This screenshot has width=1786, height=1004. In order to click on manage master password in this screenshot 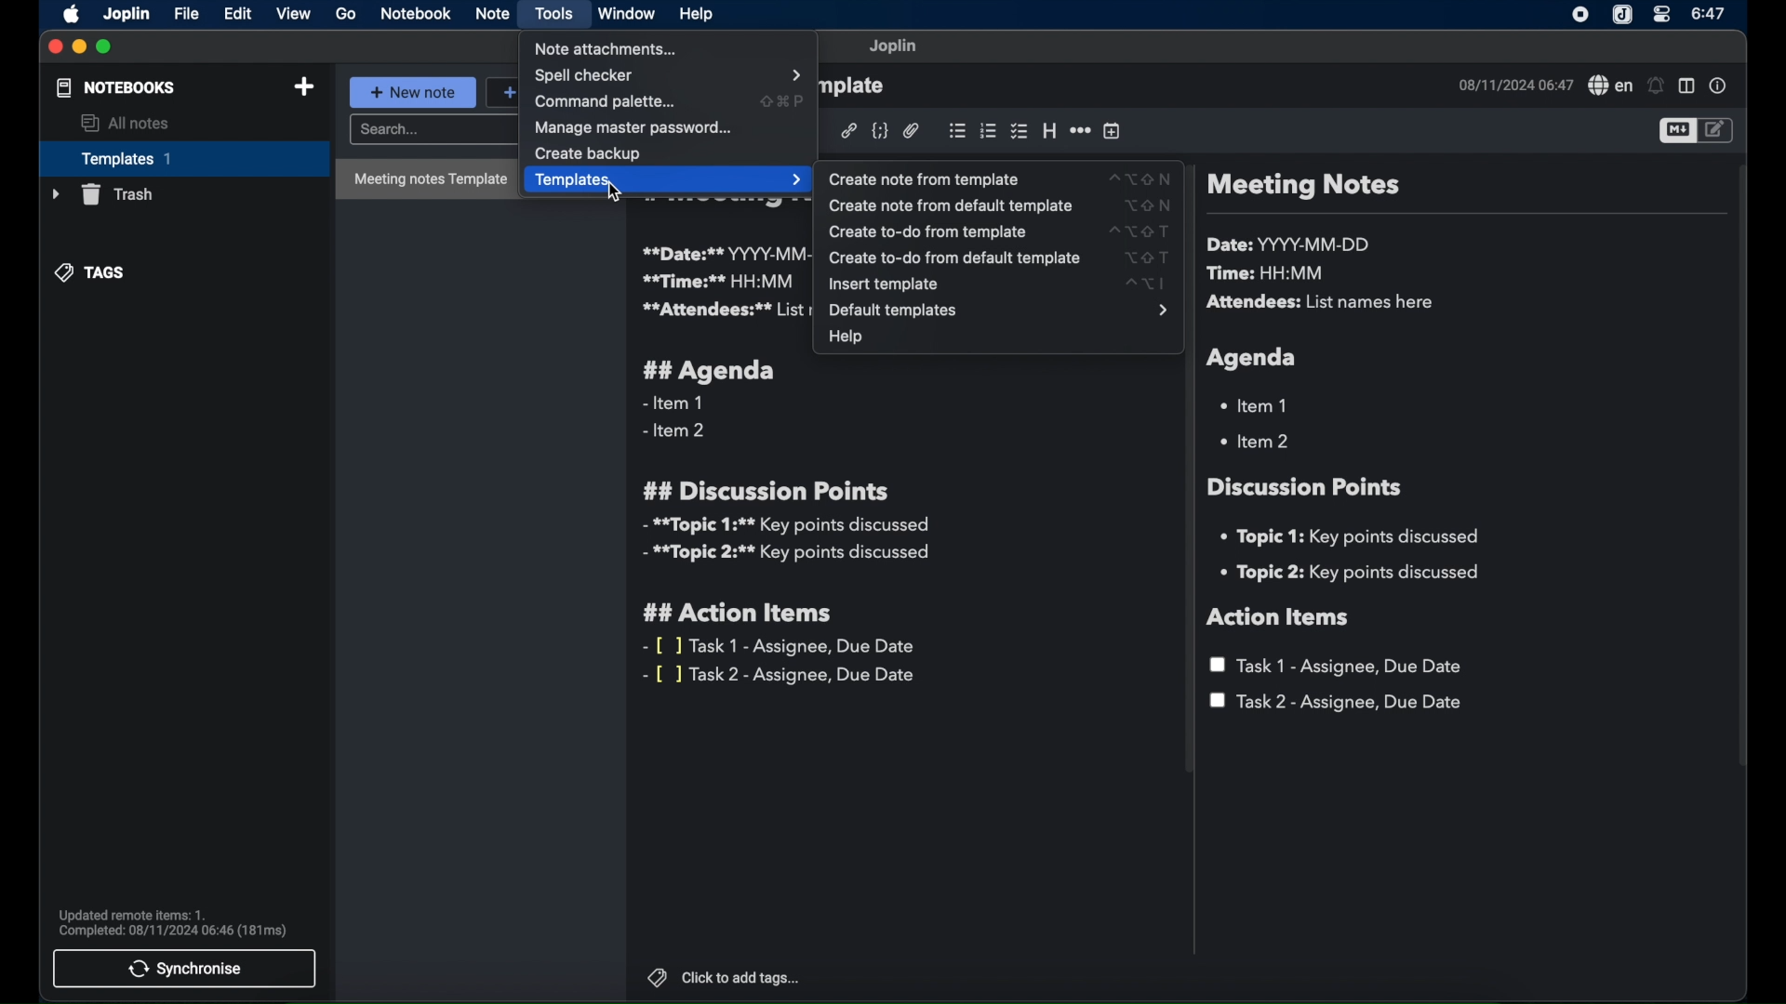, I will do `click(636, 127)`.